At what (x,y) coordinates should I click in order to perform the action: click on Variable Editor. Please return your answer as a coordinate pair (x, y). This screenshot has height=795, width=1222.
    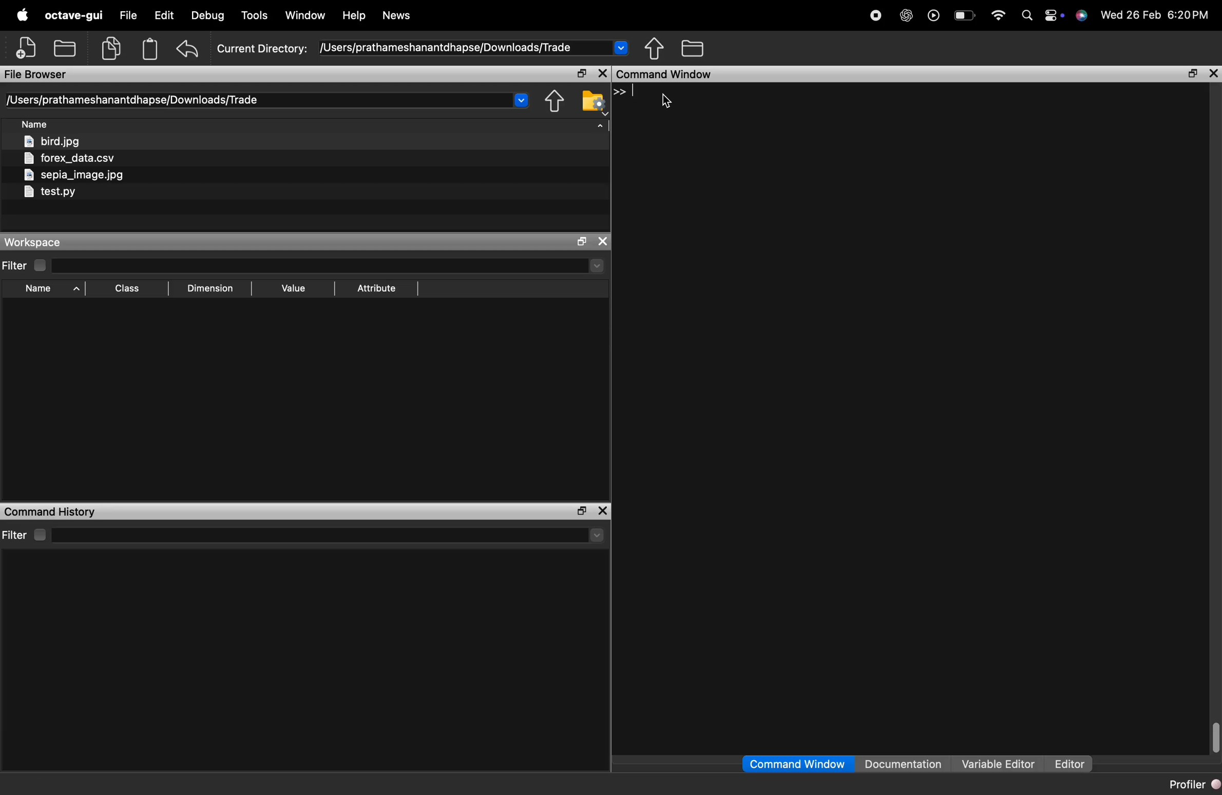
    Looking at the image, I should click on (1000, 763).